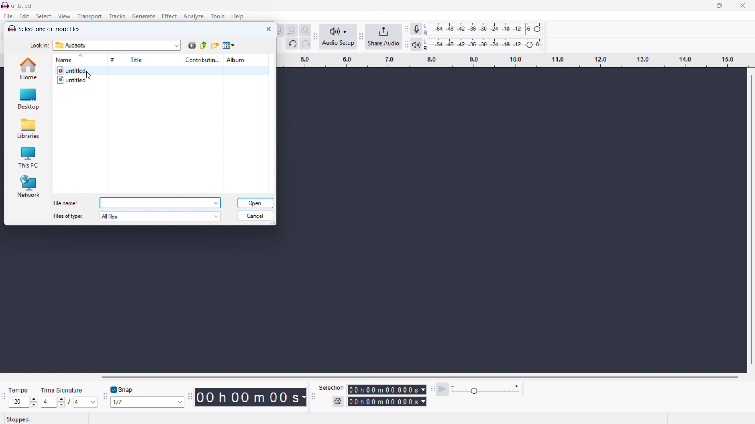 The width and height of the screenshot is (755, 424). Describe the element at coordinates (486, 389) in the screenshot. I see `` at that location.